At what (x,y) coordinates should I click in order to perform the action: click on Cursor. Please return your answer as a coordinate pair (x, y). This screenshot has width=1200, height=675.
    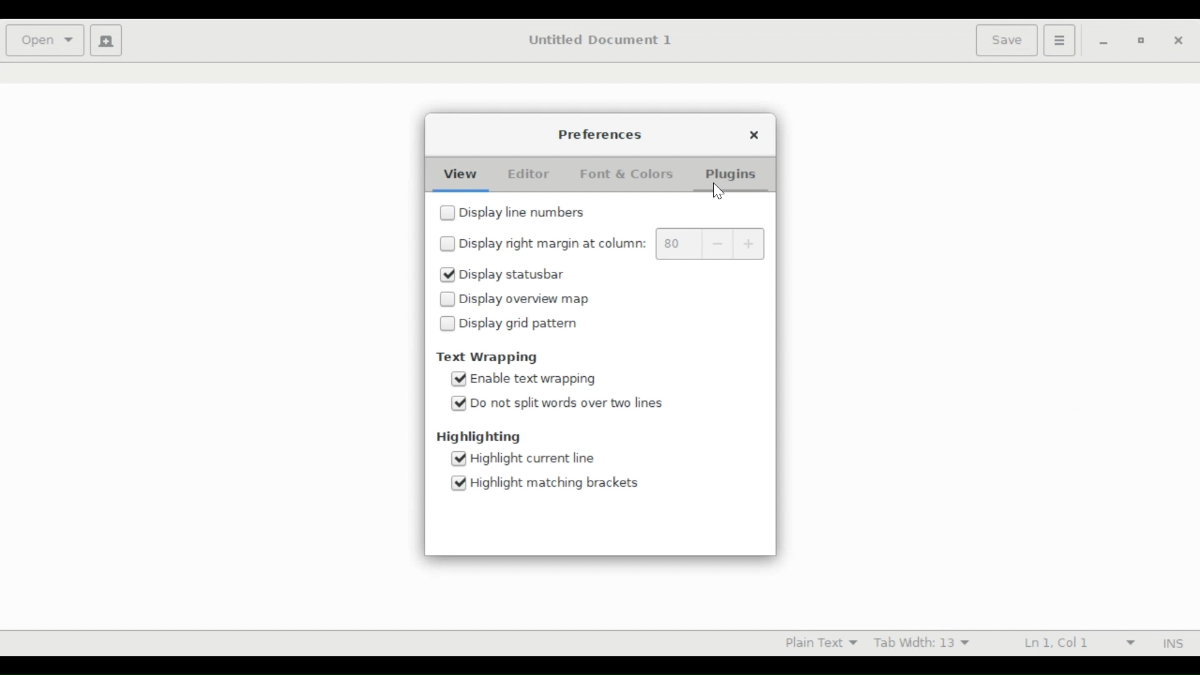
    Looking at the image, I should click on (718, 192).